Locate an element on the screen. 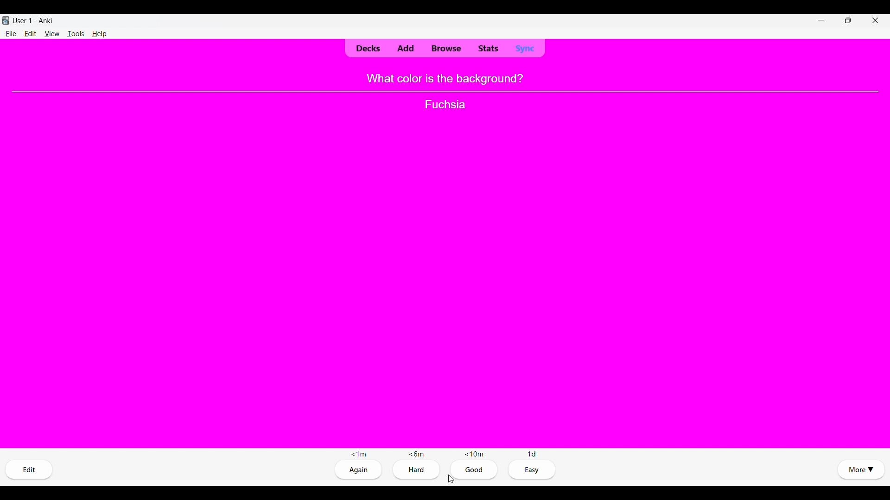  Again button is located at coordinates (360, 470).